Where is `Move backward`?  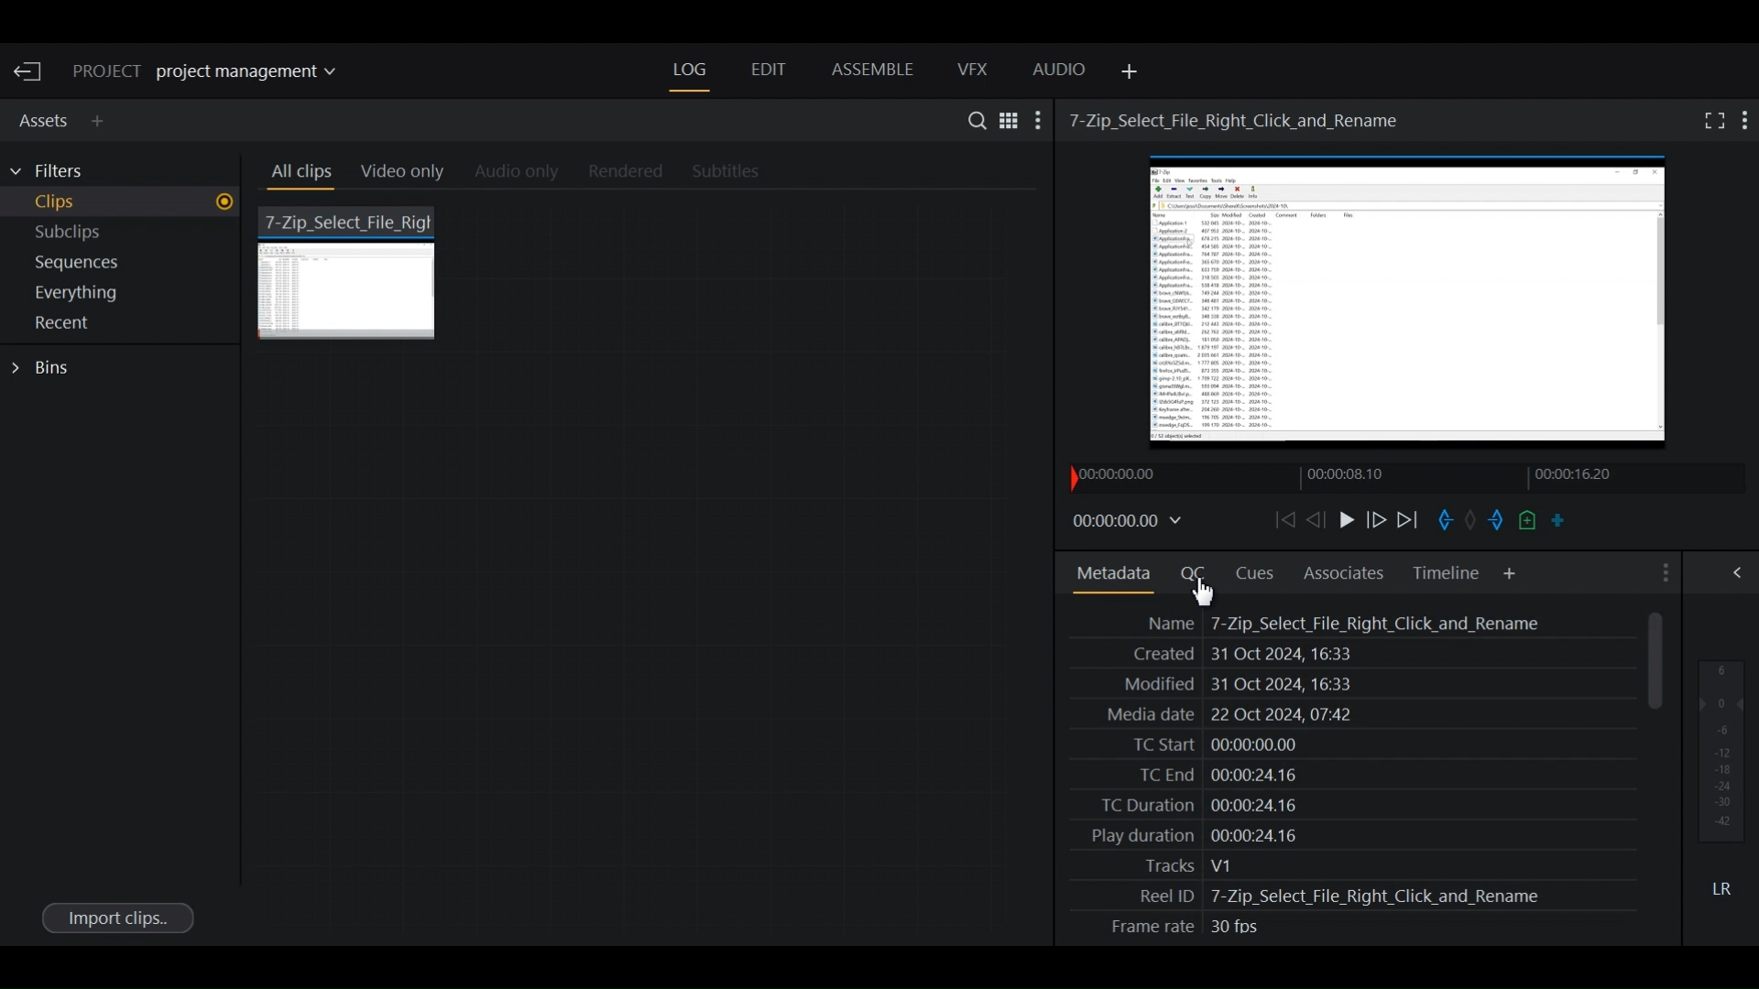 Move backward is located at coordinates (1283, 519).